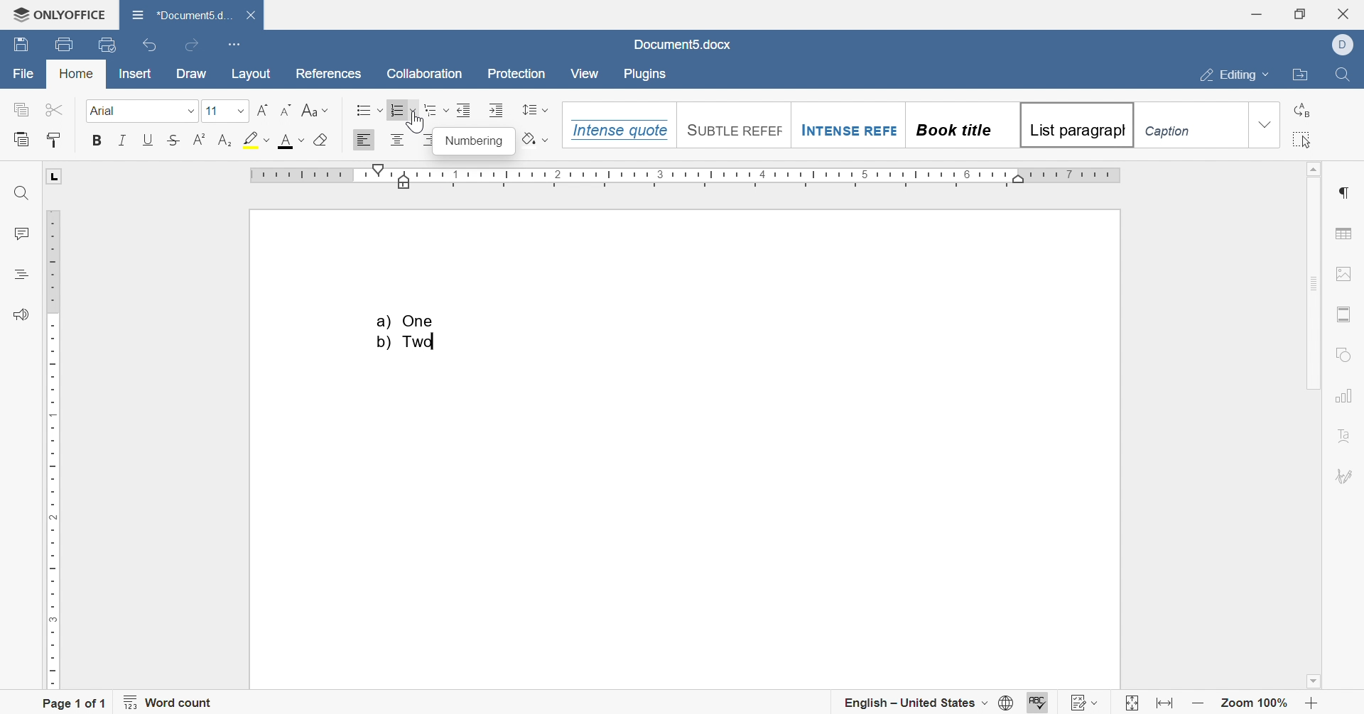 This screenshot has height=714, width=1364. What do you see at coordinates (1345, 436) in the screenshot?
I see `text art` at bounding box center [1345, 436].